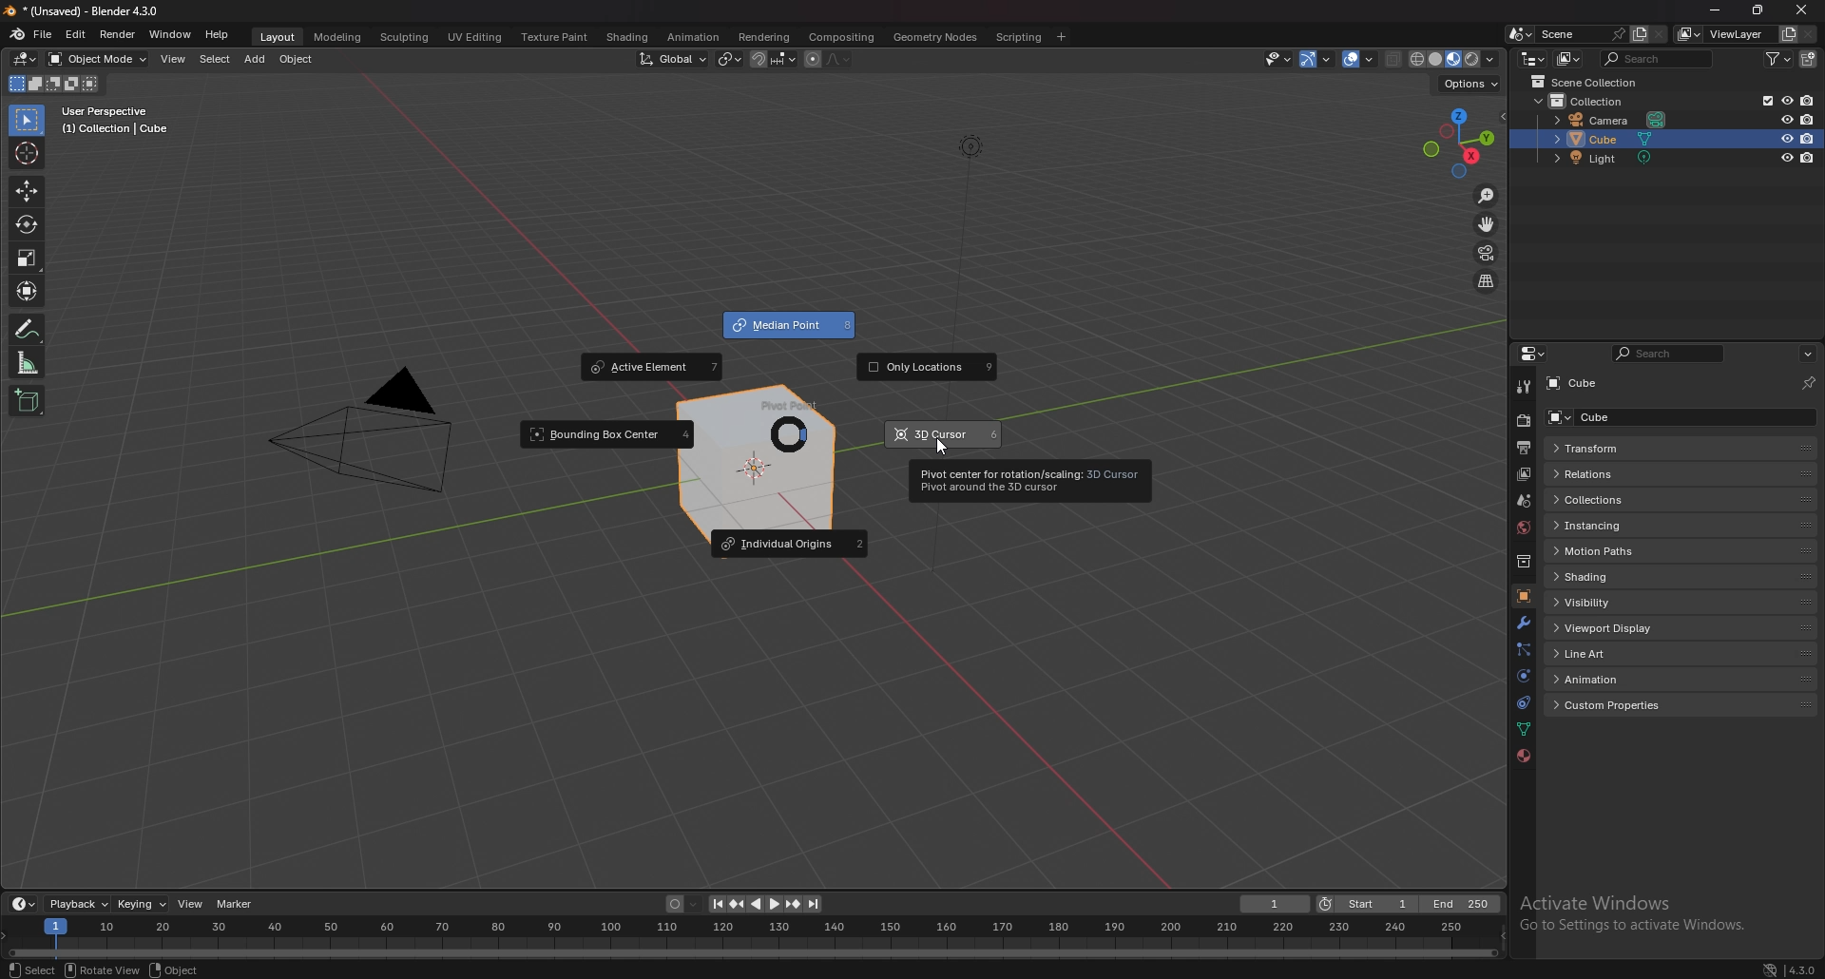  What do you see at coordinates (26, 191) in the screenshot?
I see `move` at bounding box center [26, 191].